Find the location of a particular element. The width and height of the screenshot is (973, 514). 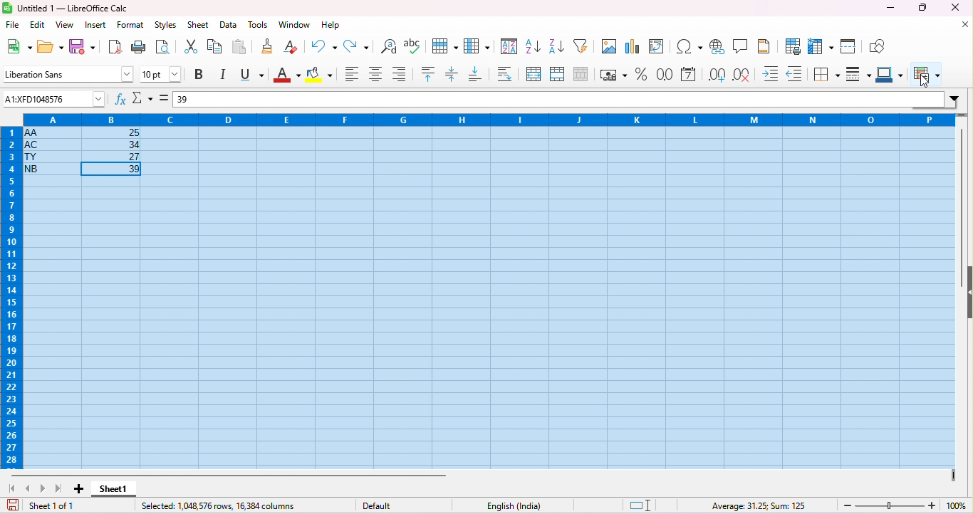

insert chart is located at coordinates (634, 46).